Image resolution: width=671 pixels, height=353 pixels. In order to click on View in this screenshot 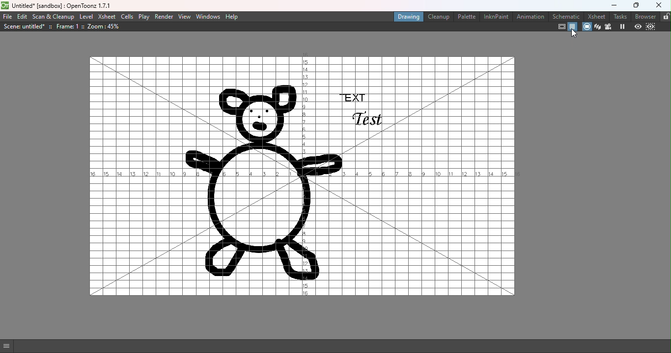, I will do `click(184, 16)`.